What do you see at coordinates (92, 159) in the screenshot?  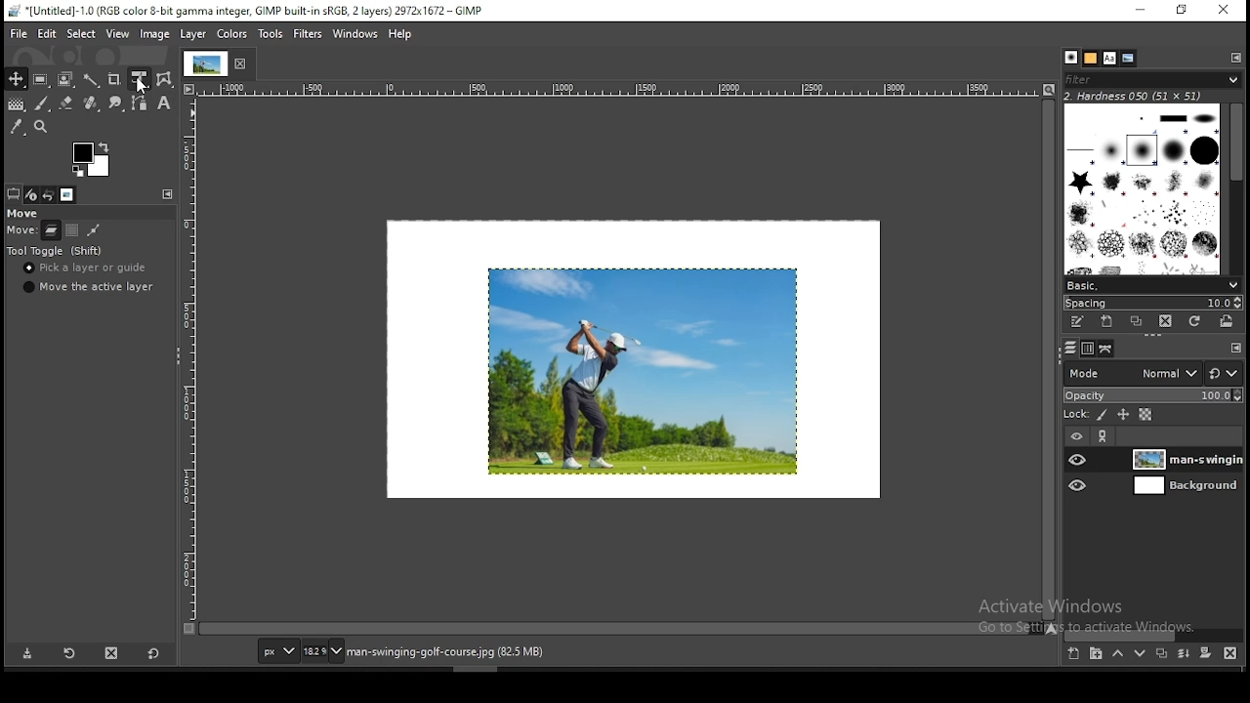 I see `colors` at bounding box center [92, 159].